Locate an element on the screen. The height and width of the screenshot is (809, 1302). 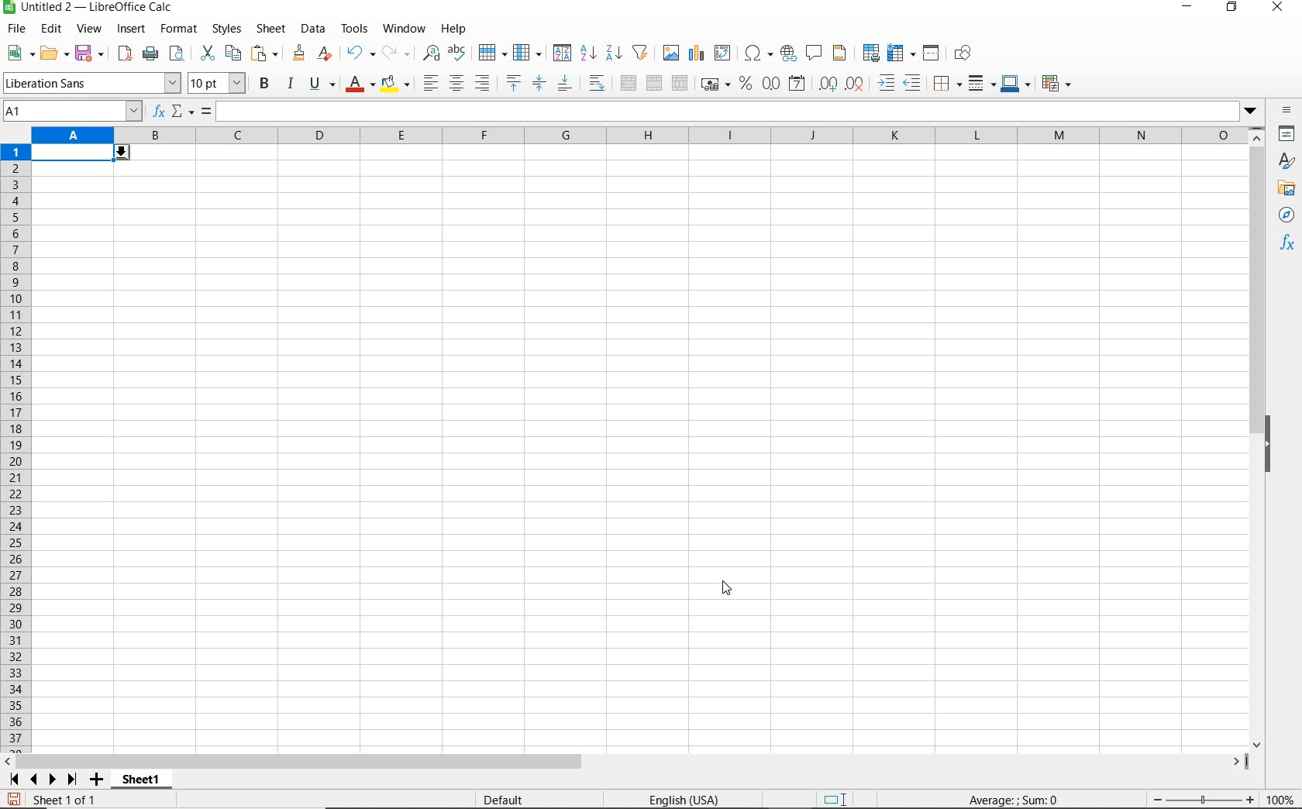
new is located at coordinates (21, 53).